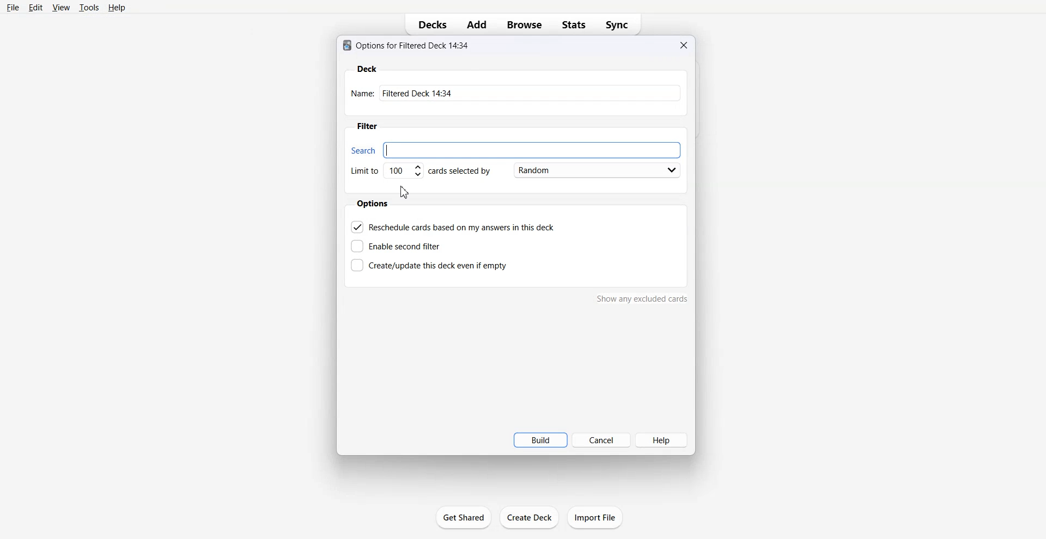 This screenshot has height=539, width=1046. Describe the element at coordinates (593, 171) in the screenshot. I see `Random` at that location.